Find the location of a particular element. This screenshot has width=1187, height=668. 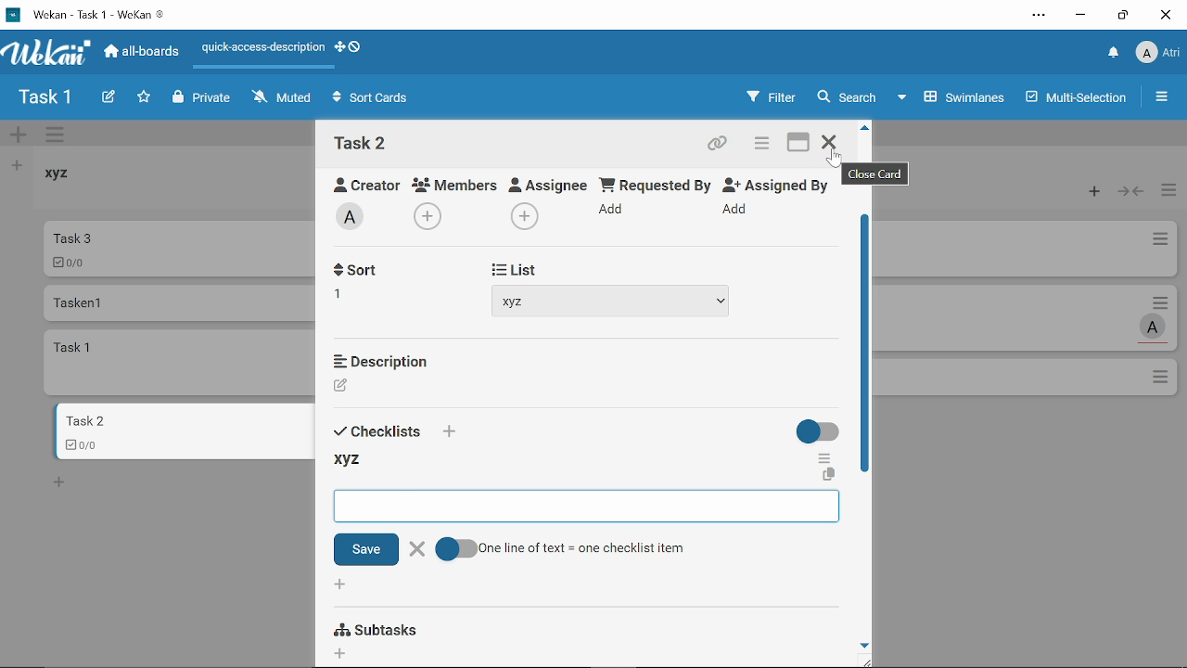

Show desktop drag handles is located at coordinates (338, 47).